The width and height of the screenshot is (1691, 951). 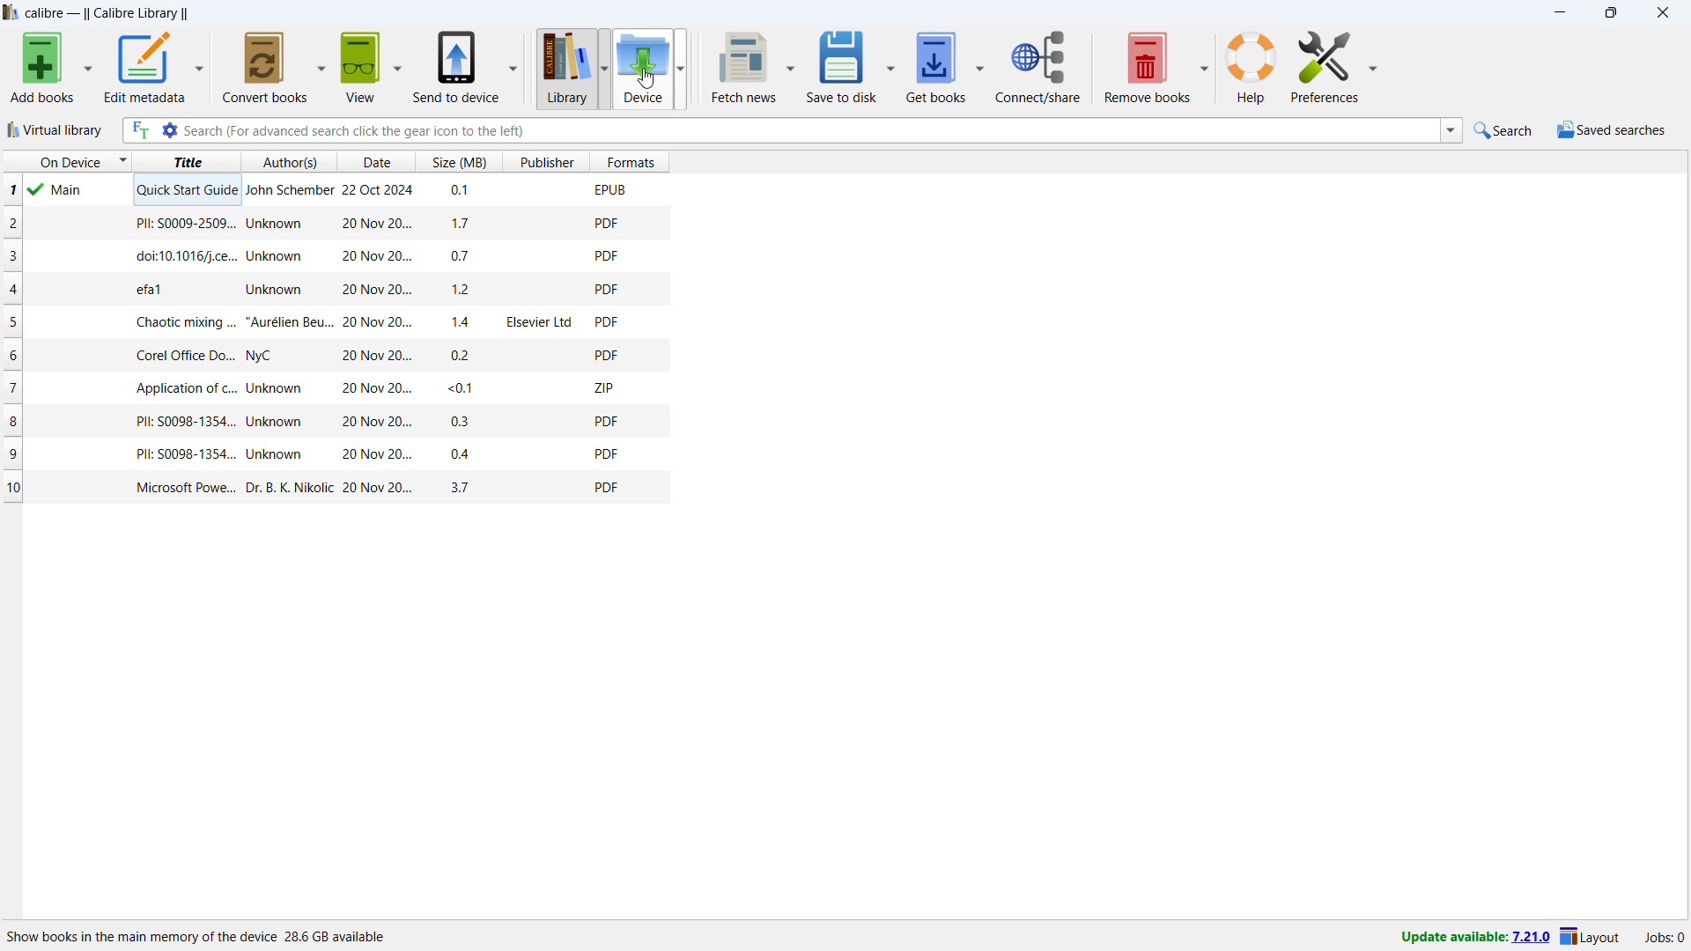 I want to click on sort by date, so click(x=373, y=161).